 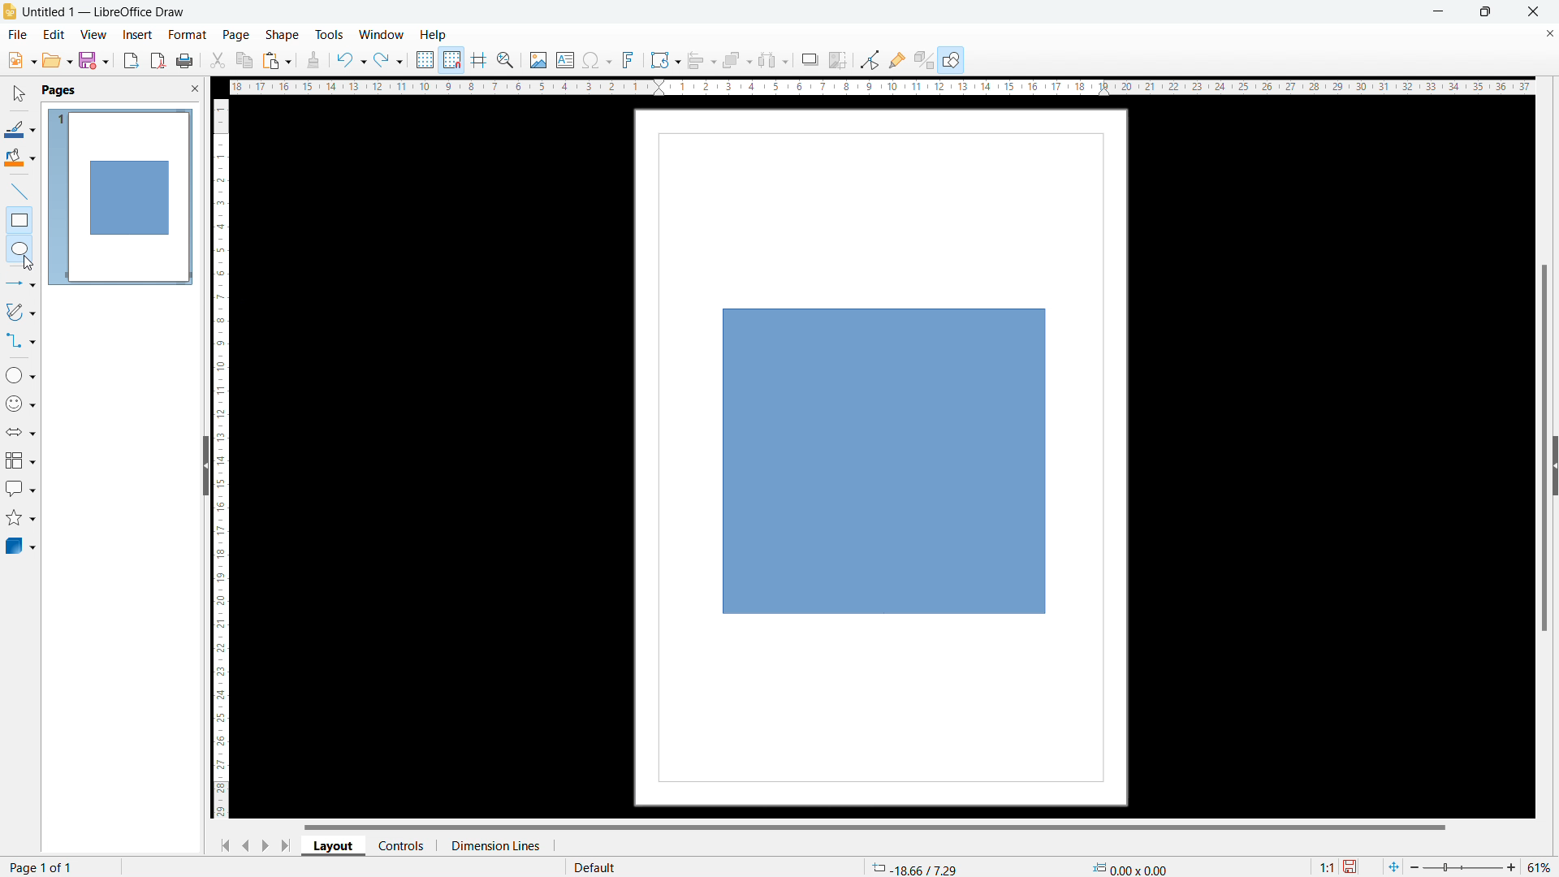 What do you see at coordinates (875, 826) in the screenshot?
I see `horizontal scrollbar` at bounding box center [875, 826].